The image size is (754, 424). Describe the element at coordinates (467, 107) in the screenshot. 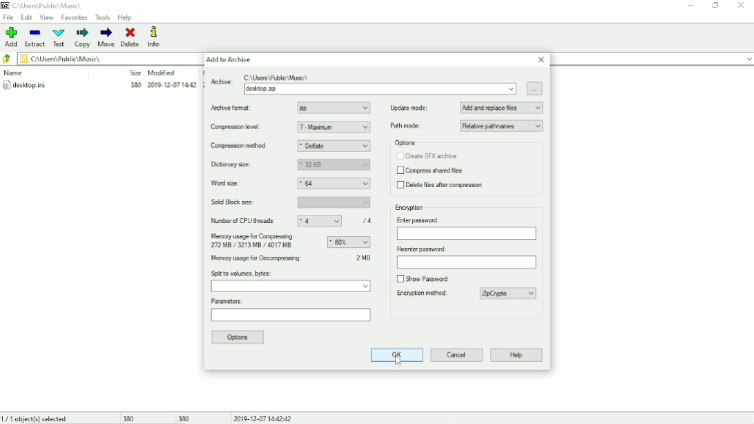

I see `Update mode` at that location.